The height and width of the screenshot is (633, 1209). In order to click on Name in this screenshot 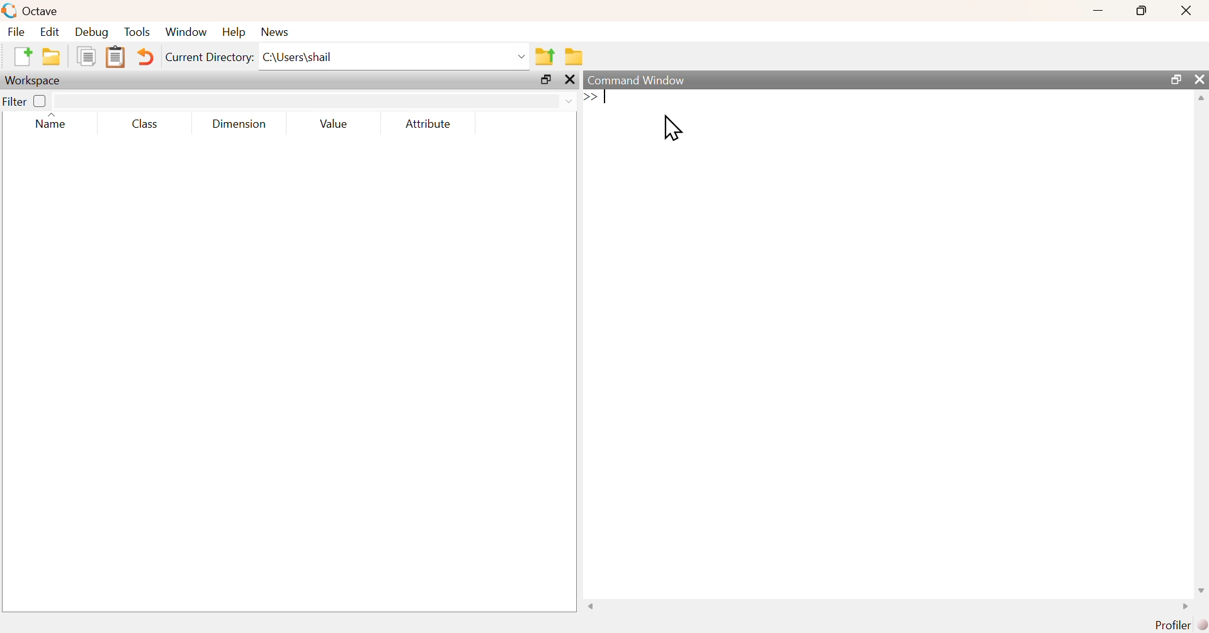, I will do `click(58, 122)`.